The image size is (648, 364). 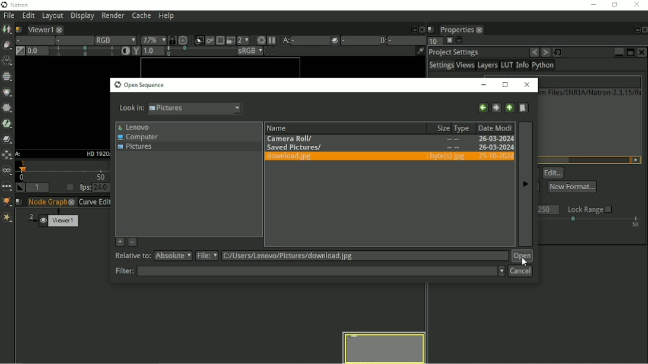 I want to click on Minimize, so click(x=486, y=84).